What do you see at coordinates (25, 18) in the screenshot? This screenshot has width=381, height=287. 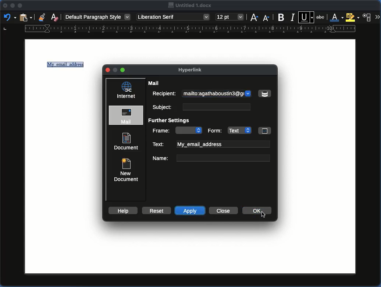 I see `Clipboard` at bounding box center [25, 18].